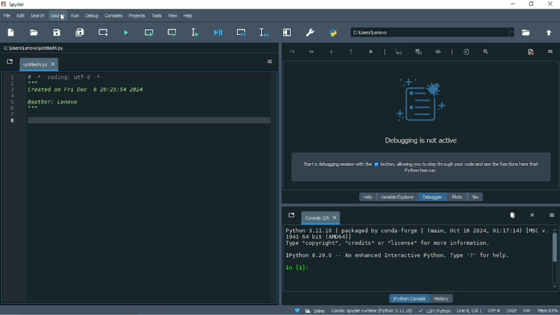 The height and width of the screenshot is (315, 560). What do you see at coordinates (287, 33) in the screenshot?
I see `Maximize current pane` at bounding box center [287, 33].